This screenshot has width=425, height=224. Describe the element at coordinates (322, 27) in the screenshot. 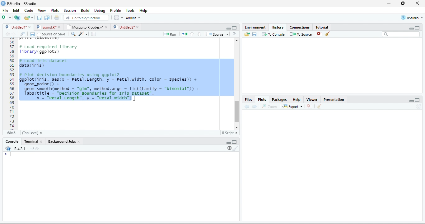

I see `Tutorial` at that location.